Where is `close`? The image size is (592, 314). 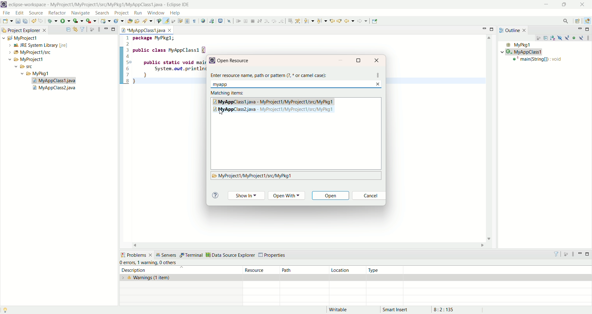 close is located at coordinates (378, 60).